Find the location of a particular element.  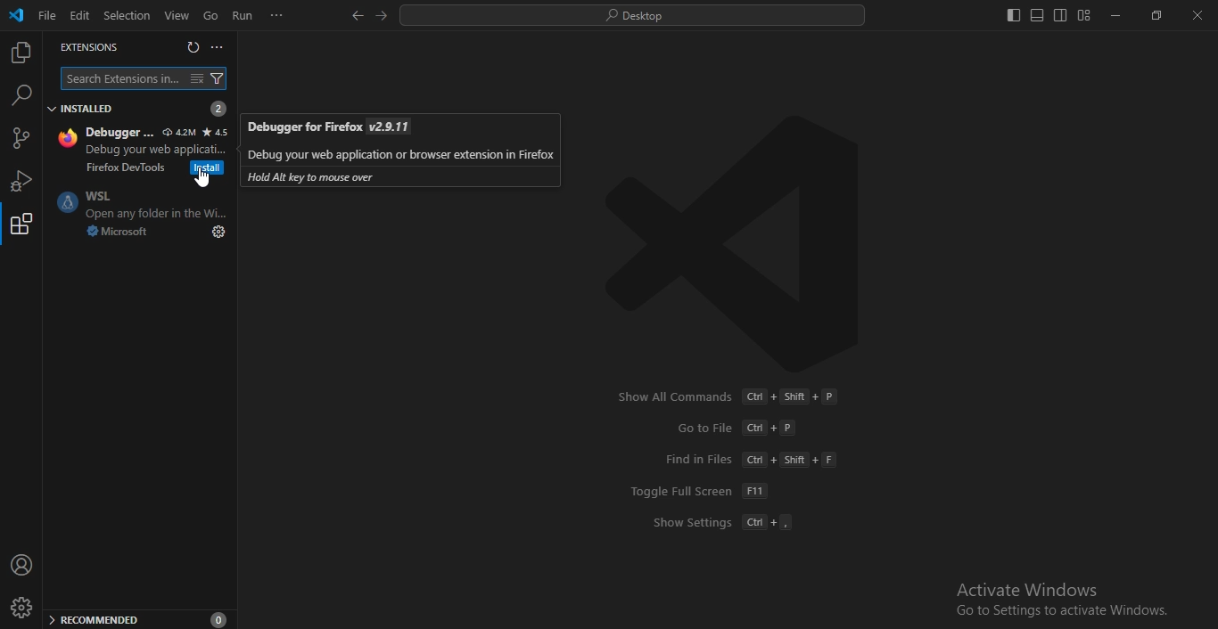

source control is located at coordinates (21, 139).